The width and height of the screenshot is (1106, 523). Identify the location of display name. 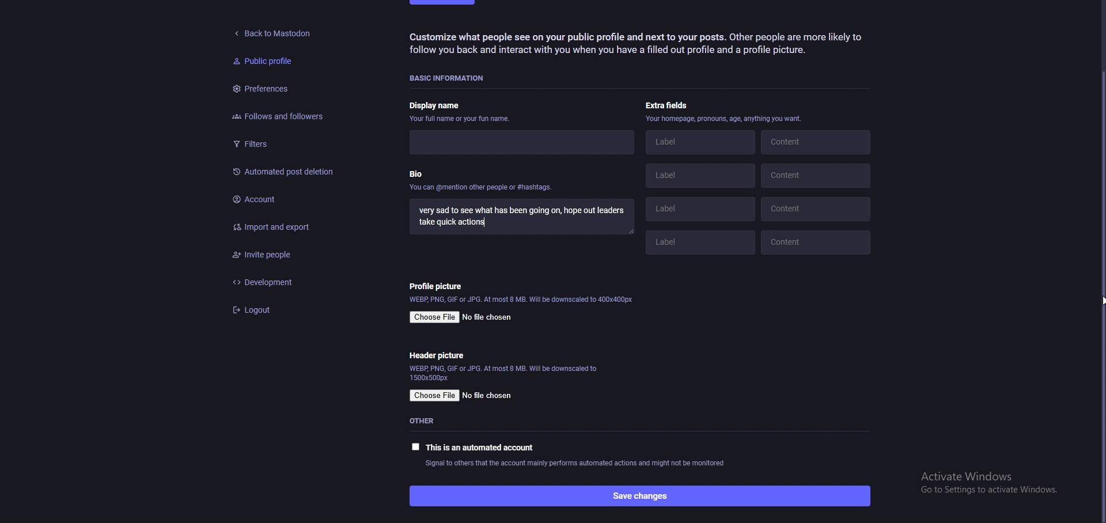
(461, 107).